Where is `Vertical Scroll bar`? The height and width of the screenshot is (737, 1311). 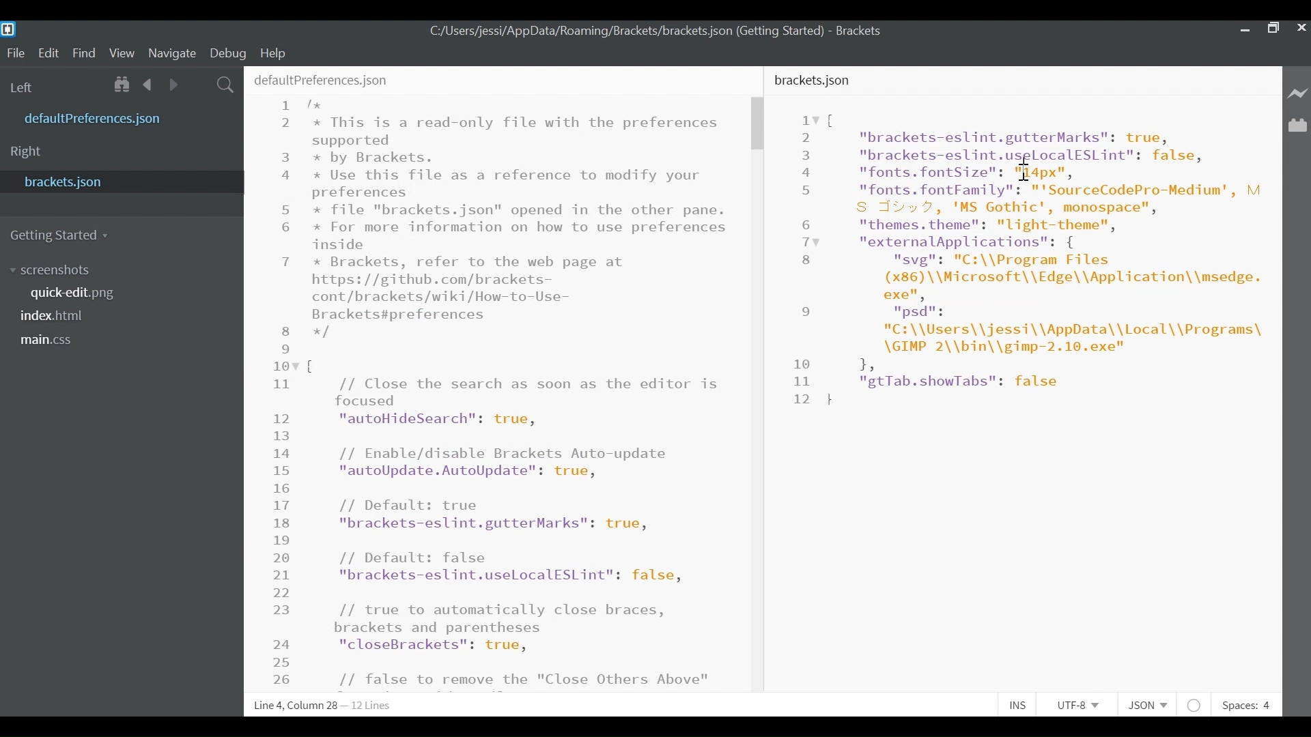 Vertical Scroll bar is located at coordinates (759, 124).